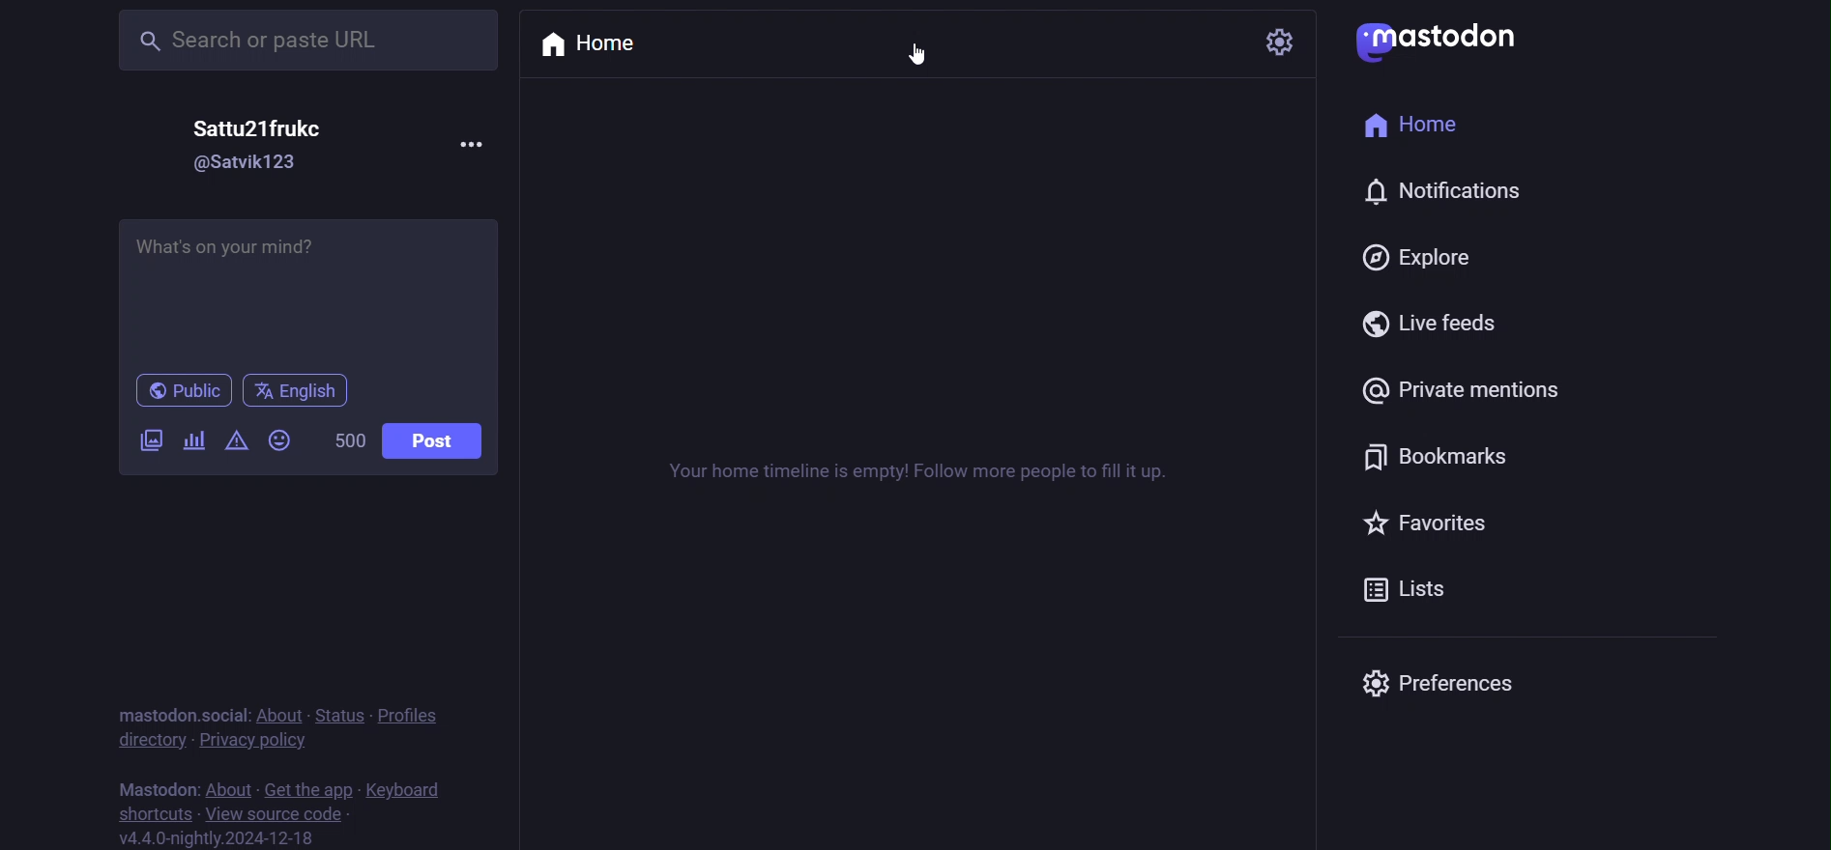 This screenshot has width=1831, height=850. What do you see at coordinates (1410, 586) in the screenshot?
I see `list` at bounding box center [1410, 586].